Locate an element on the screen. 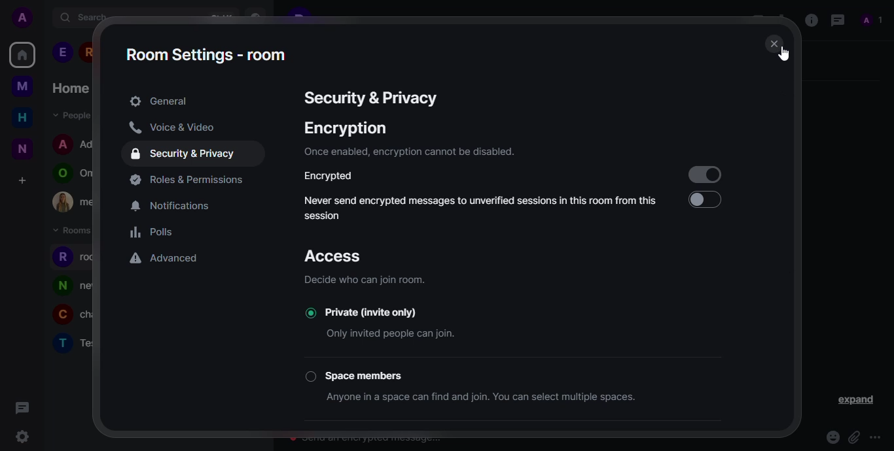 The height and width of the screenshot is (451, 894). emoji is located at coordinates (832, 436).